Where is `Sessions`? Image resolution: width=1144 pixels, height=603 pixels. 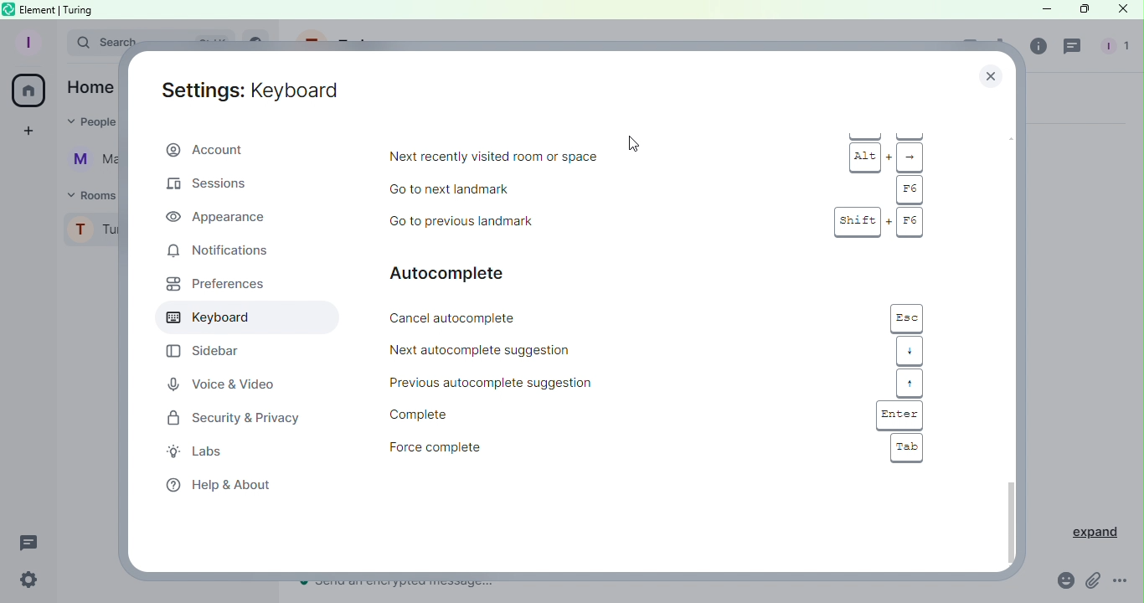 Sessions is located at coordinates (216, 187).